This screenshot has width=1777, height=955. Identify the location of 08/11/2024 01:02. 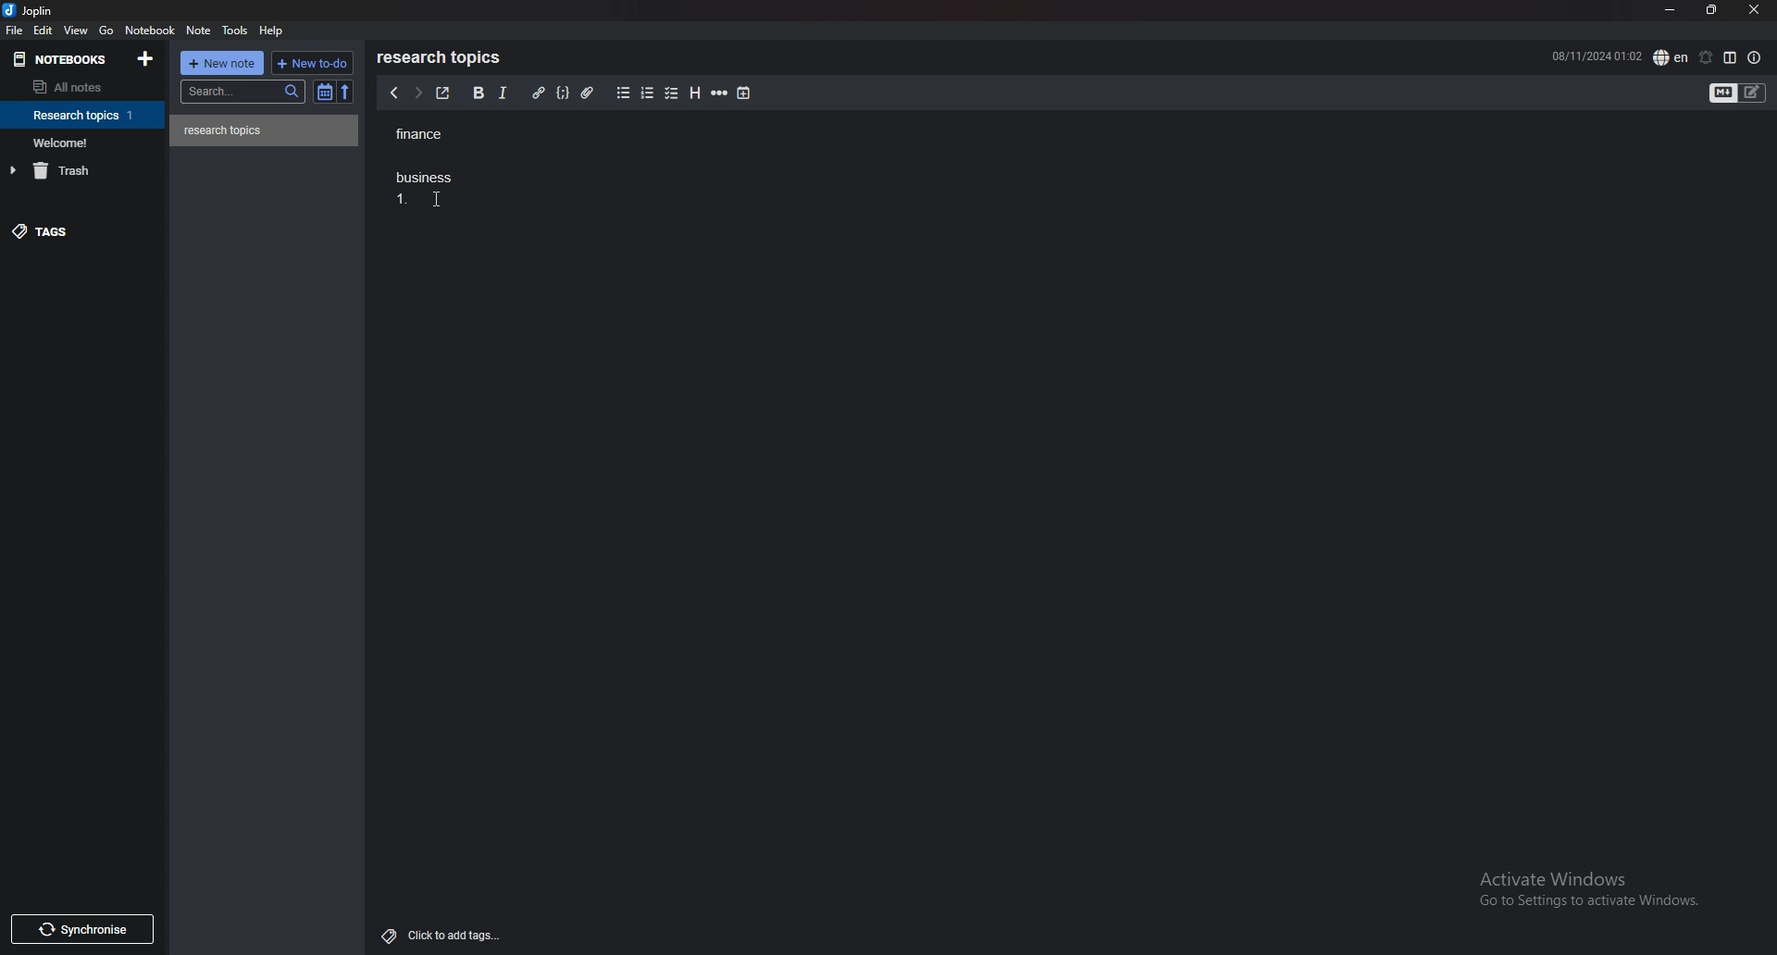
(1596, 56).